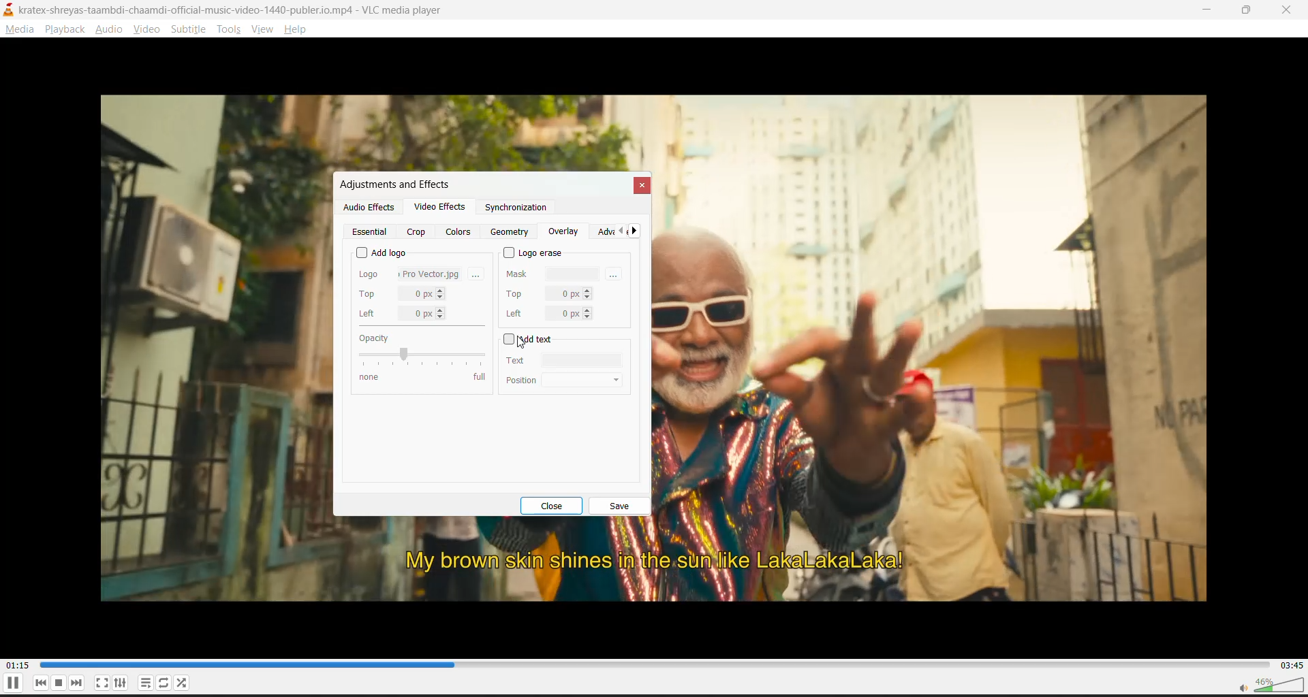 The height and width of the screenshot is (697, 1308). What do you see at coordinates (264, 31) in the screenshot?
I see `view` at bounding box center [264, 31].